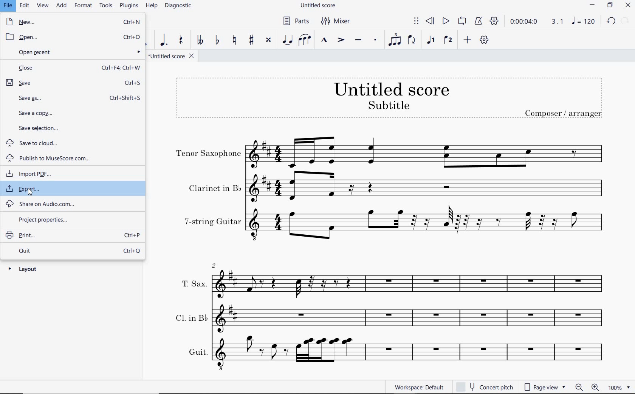 This screenshot has height=394, width=635. Describe the element at coordinates (610, 6) in the screenshot. I see `RESTORE DOWN` at that location.